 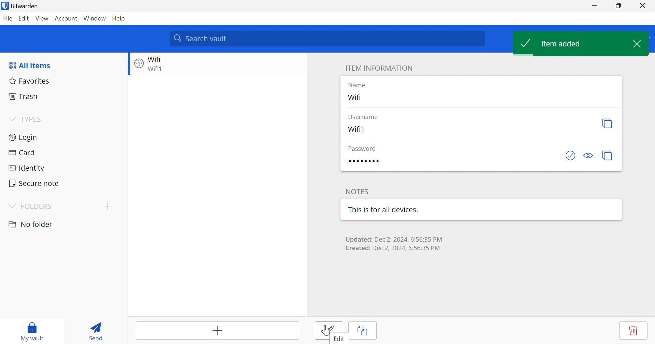 What do you see at coordinates (362, 330) in the screenshot?
I see `Clone` at bounding box center [362, 330].